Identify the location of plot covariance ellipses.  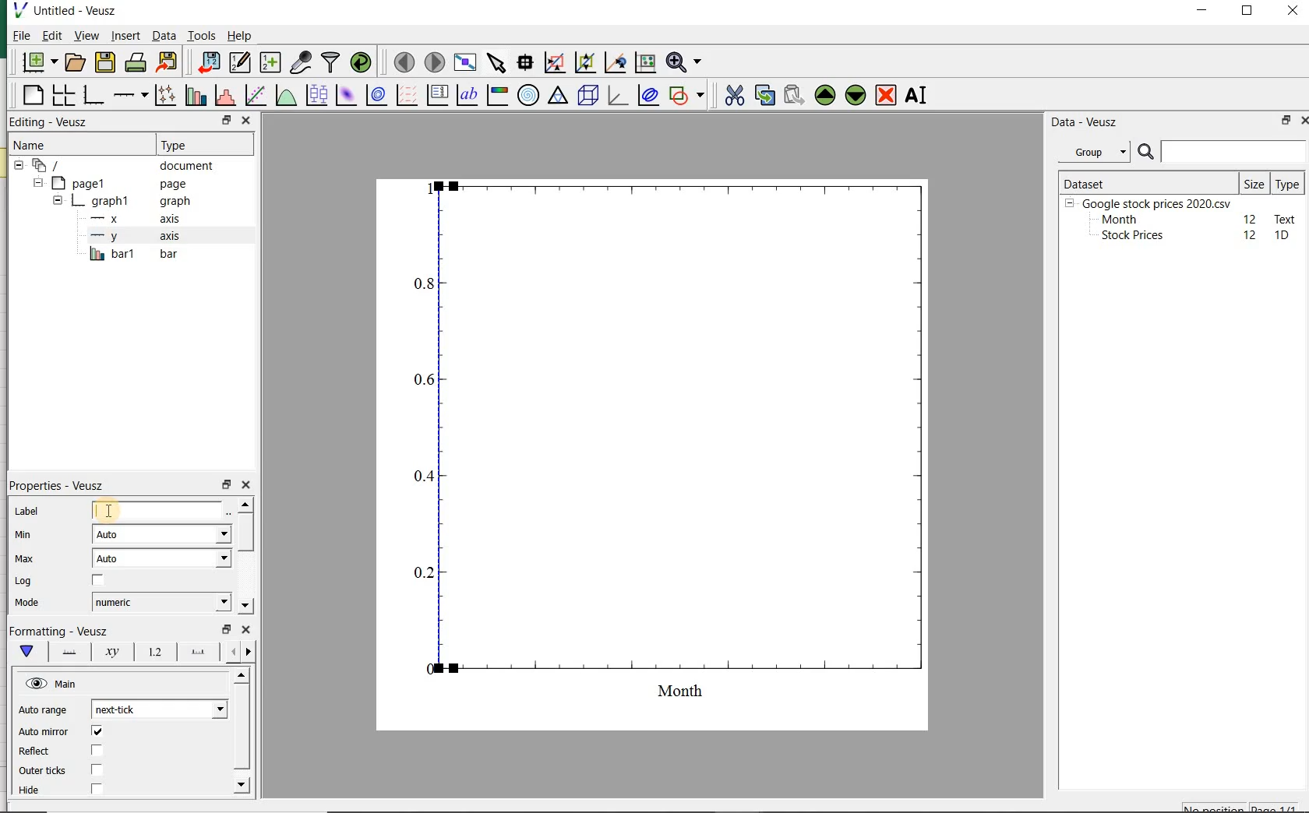
(648, 96).